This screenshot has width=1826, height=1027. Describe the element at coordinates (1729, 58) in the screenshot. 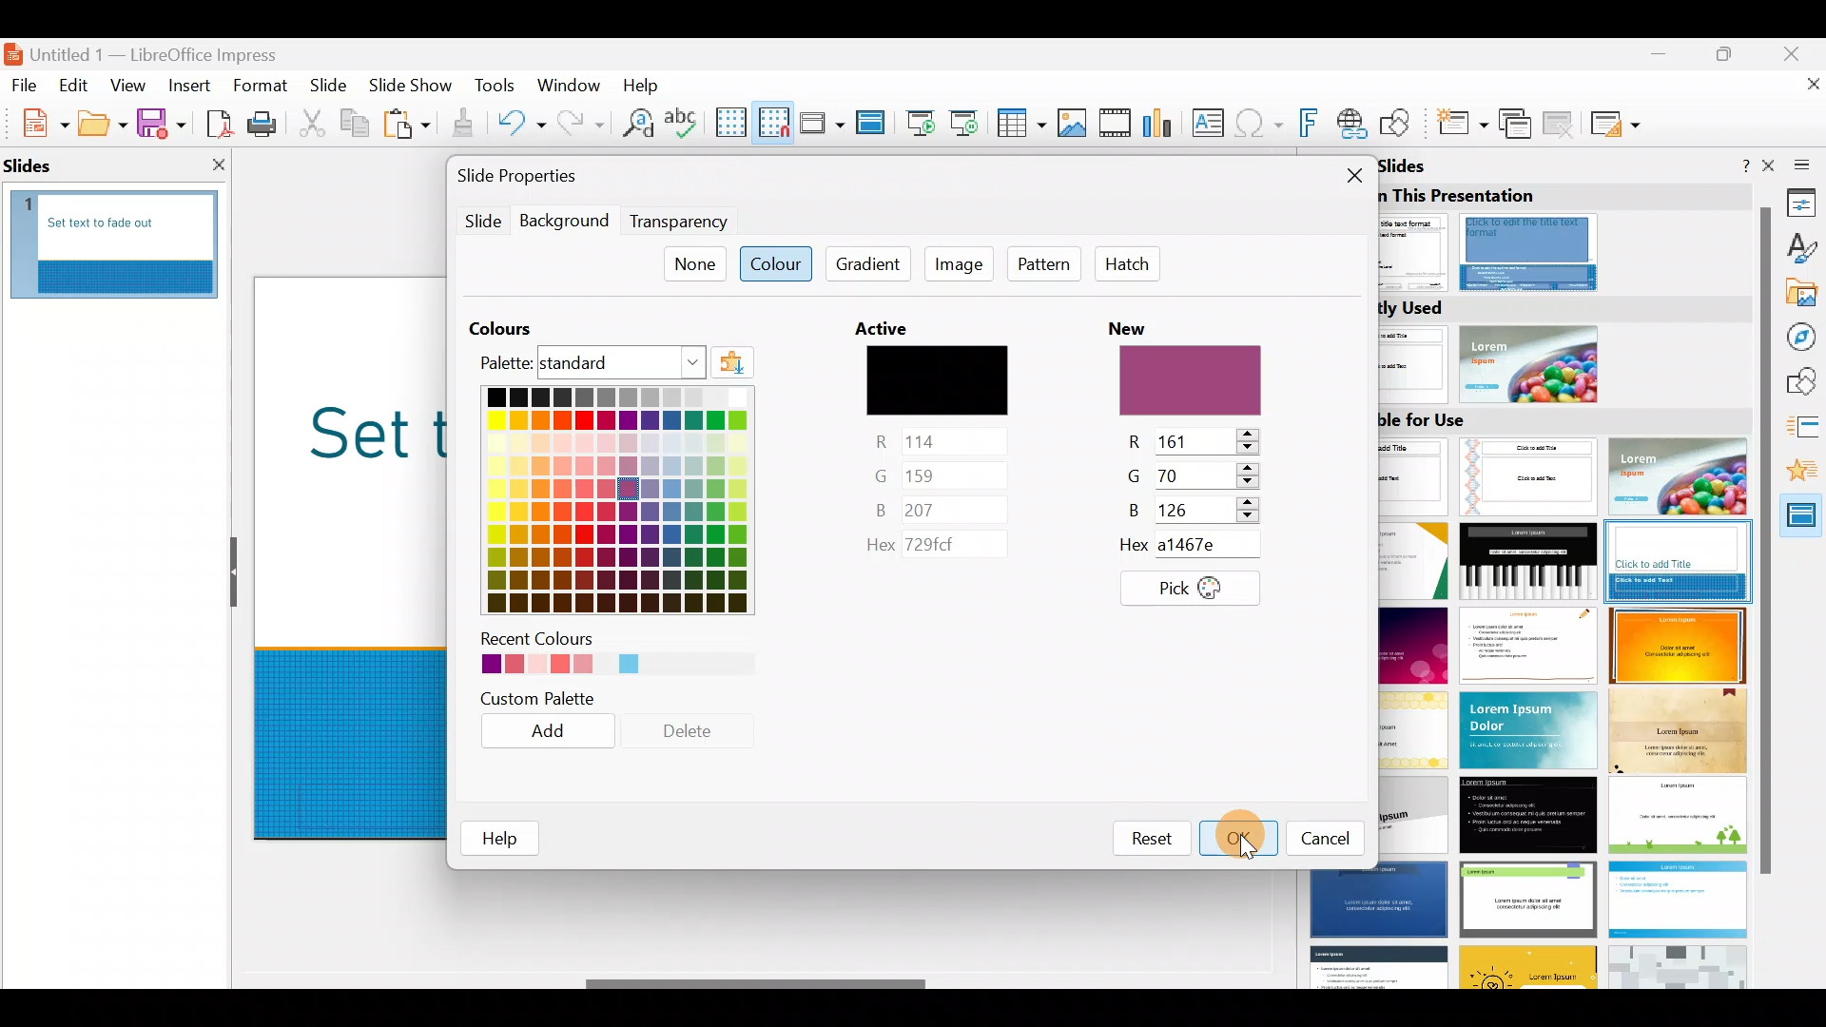

I see `Maximise` at that location.